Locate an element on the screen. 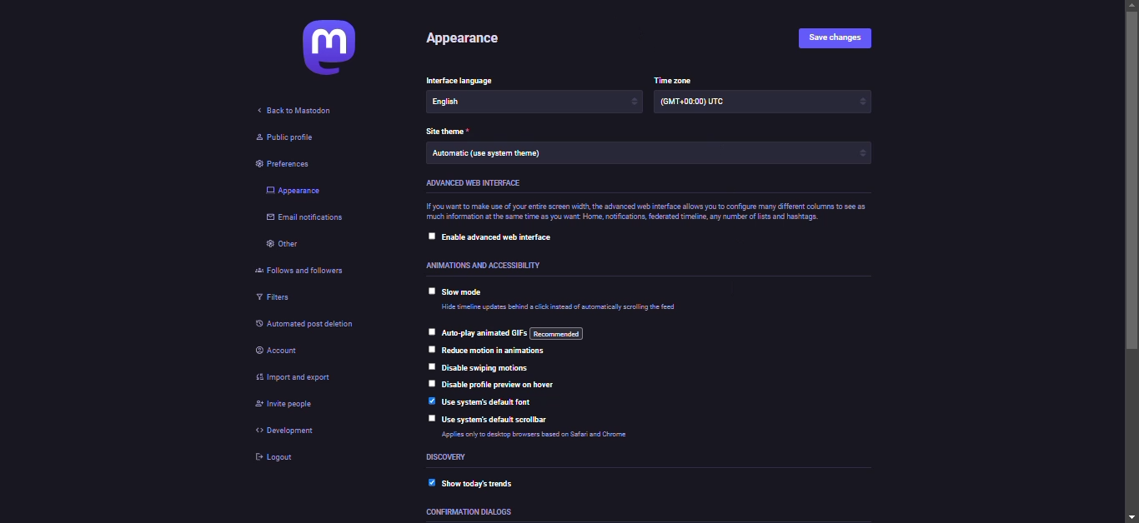 Image resolution: width=1139 pixels, height=523 pixels. enabled is located at coordinates (432, 401).